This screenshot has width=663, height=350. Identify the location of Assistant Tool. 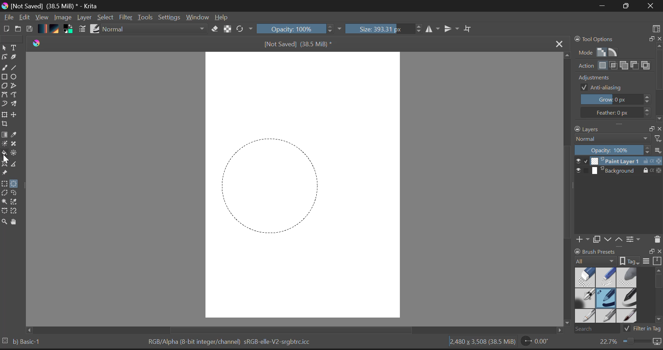
(6, 163).